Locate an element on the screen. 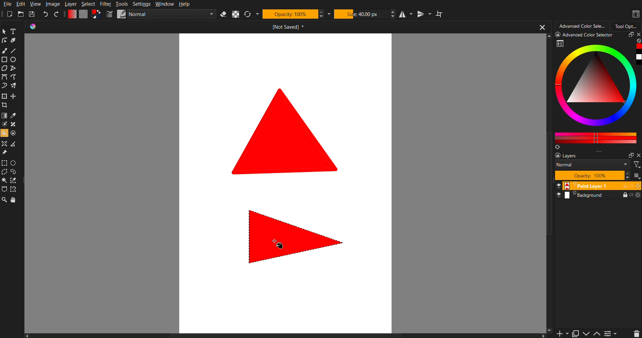 The width and height of the screenshot is (642, 338). Redo is located at coordinates (59, 14).